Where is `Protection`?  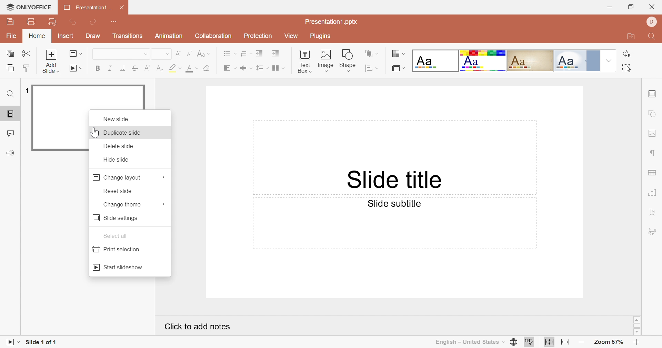 Protection is located at coordinates (258, 36).